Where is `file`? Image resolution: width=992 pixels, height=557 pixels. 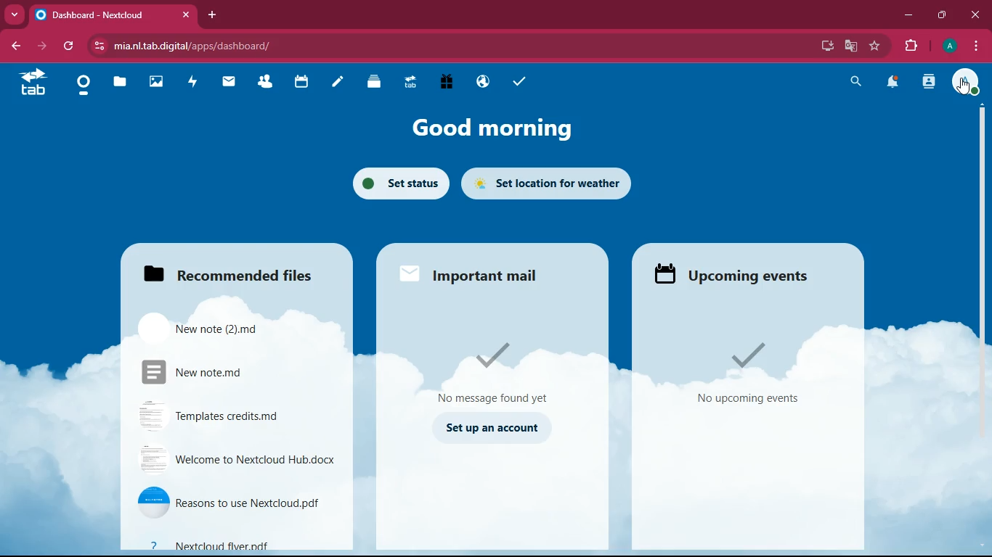 file is located at coordinates (216, 329).